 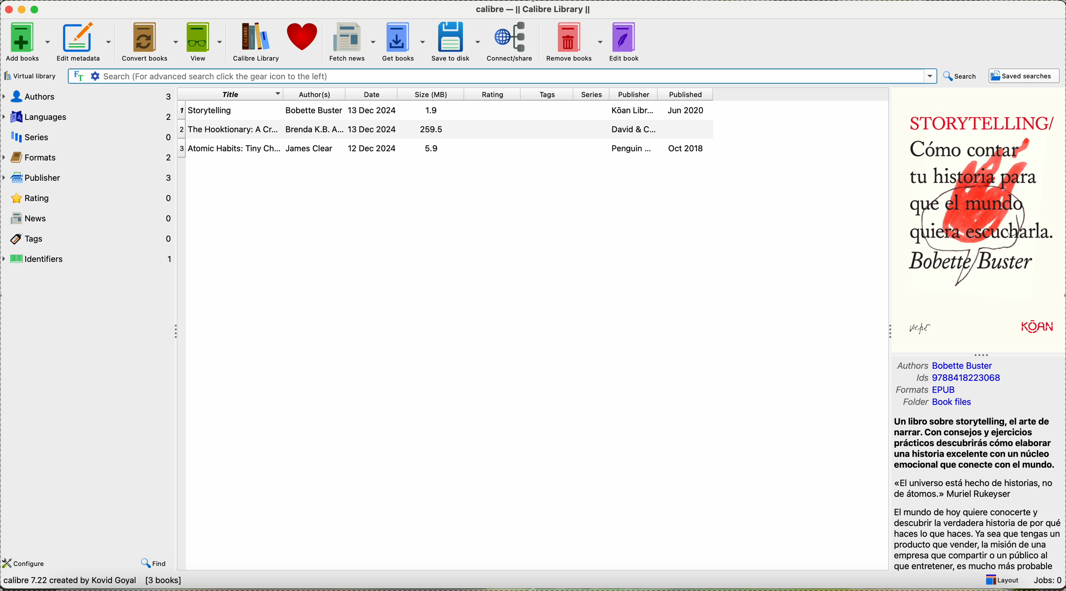 What do you see at coordinates (86, 96) in the screenshot?
I see `authors` at bounding box center [86, 96].